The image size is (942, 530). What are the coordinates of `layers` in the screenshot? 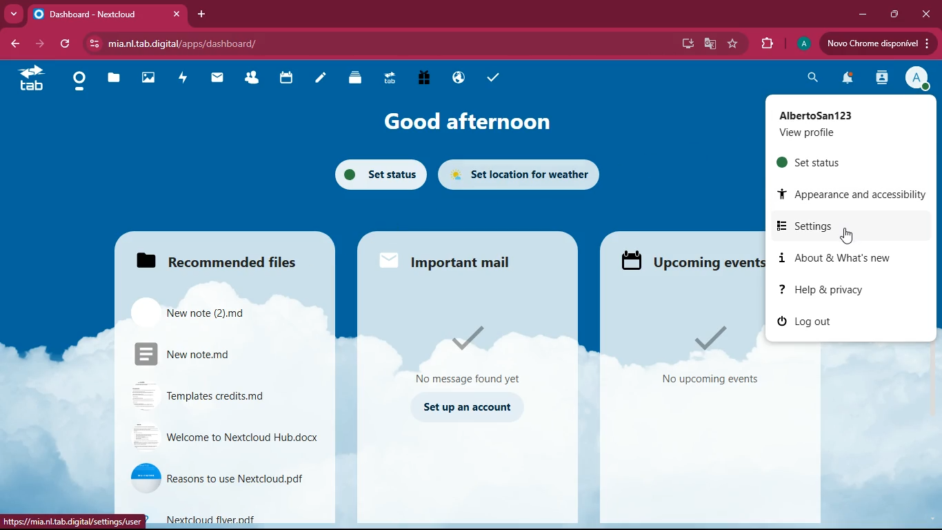 It's located at (352, 79).